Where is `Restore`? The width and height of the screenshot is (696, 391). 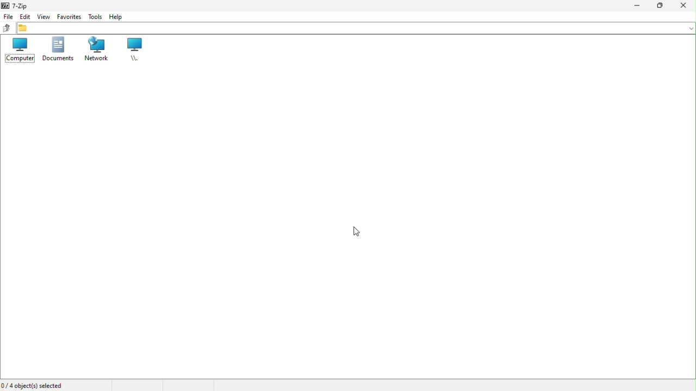
Restore is located at coordinates (661, 7).